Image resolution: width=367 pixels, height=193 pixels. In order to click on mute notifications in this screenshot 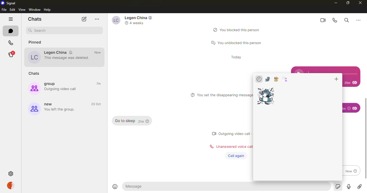, I will do `click(72, 52)`.